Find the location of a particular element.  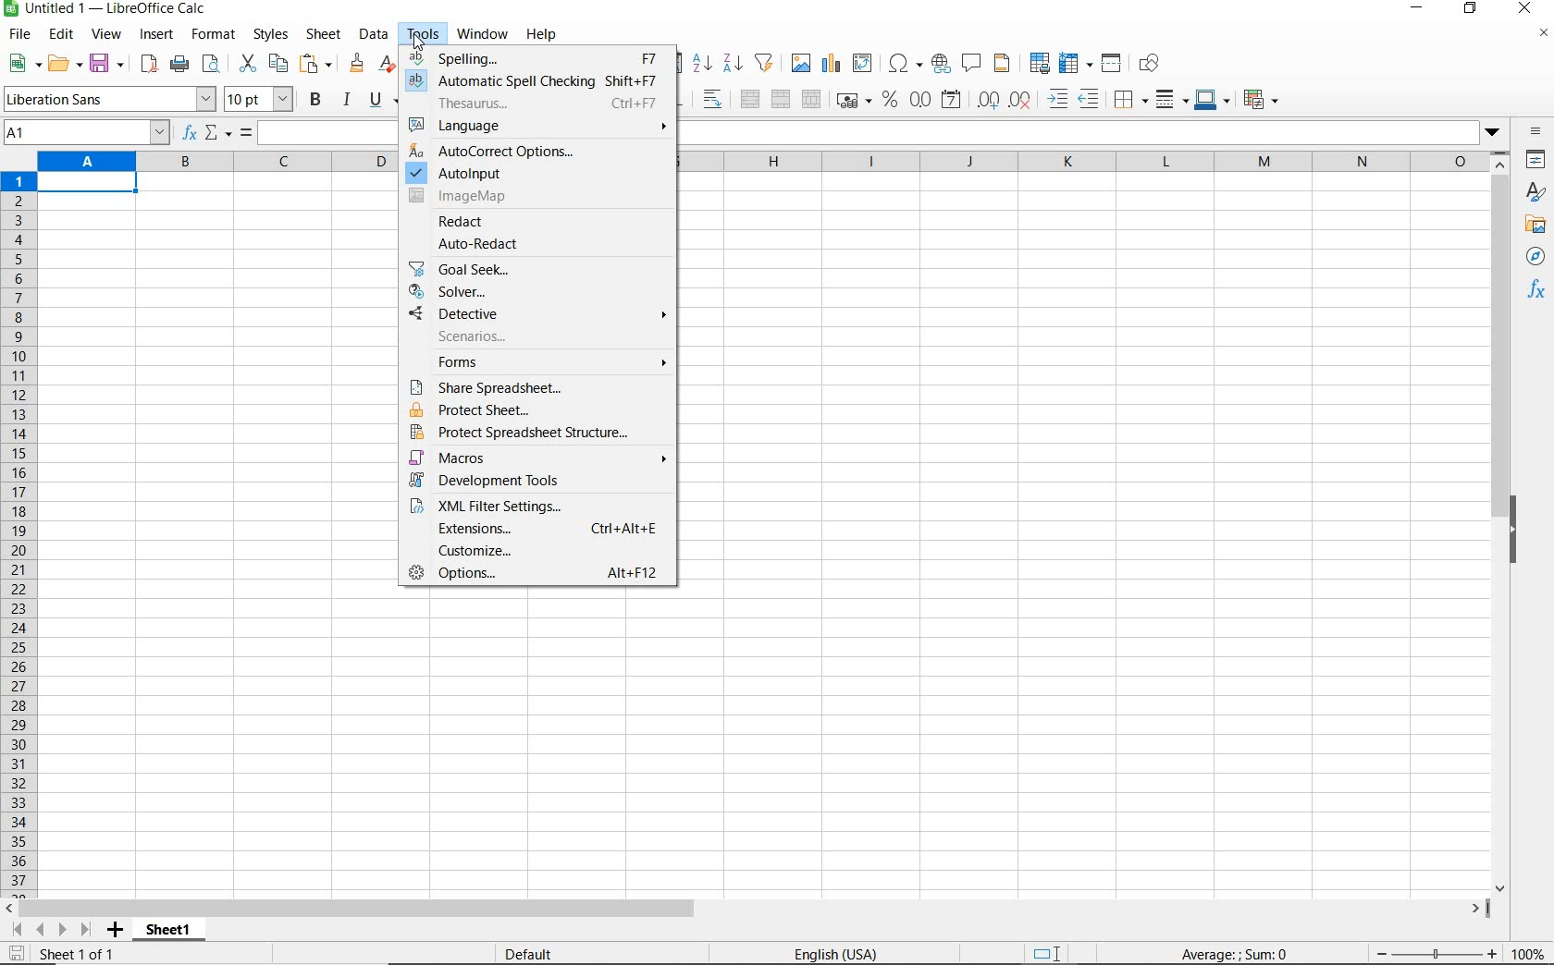

insert image is located at coordinates (799, 62).